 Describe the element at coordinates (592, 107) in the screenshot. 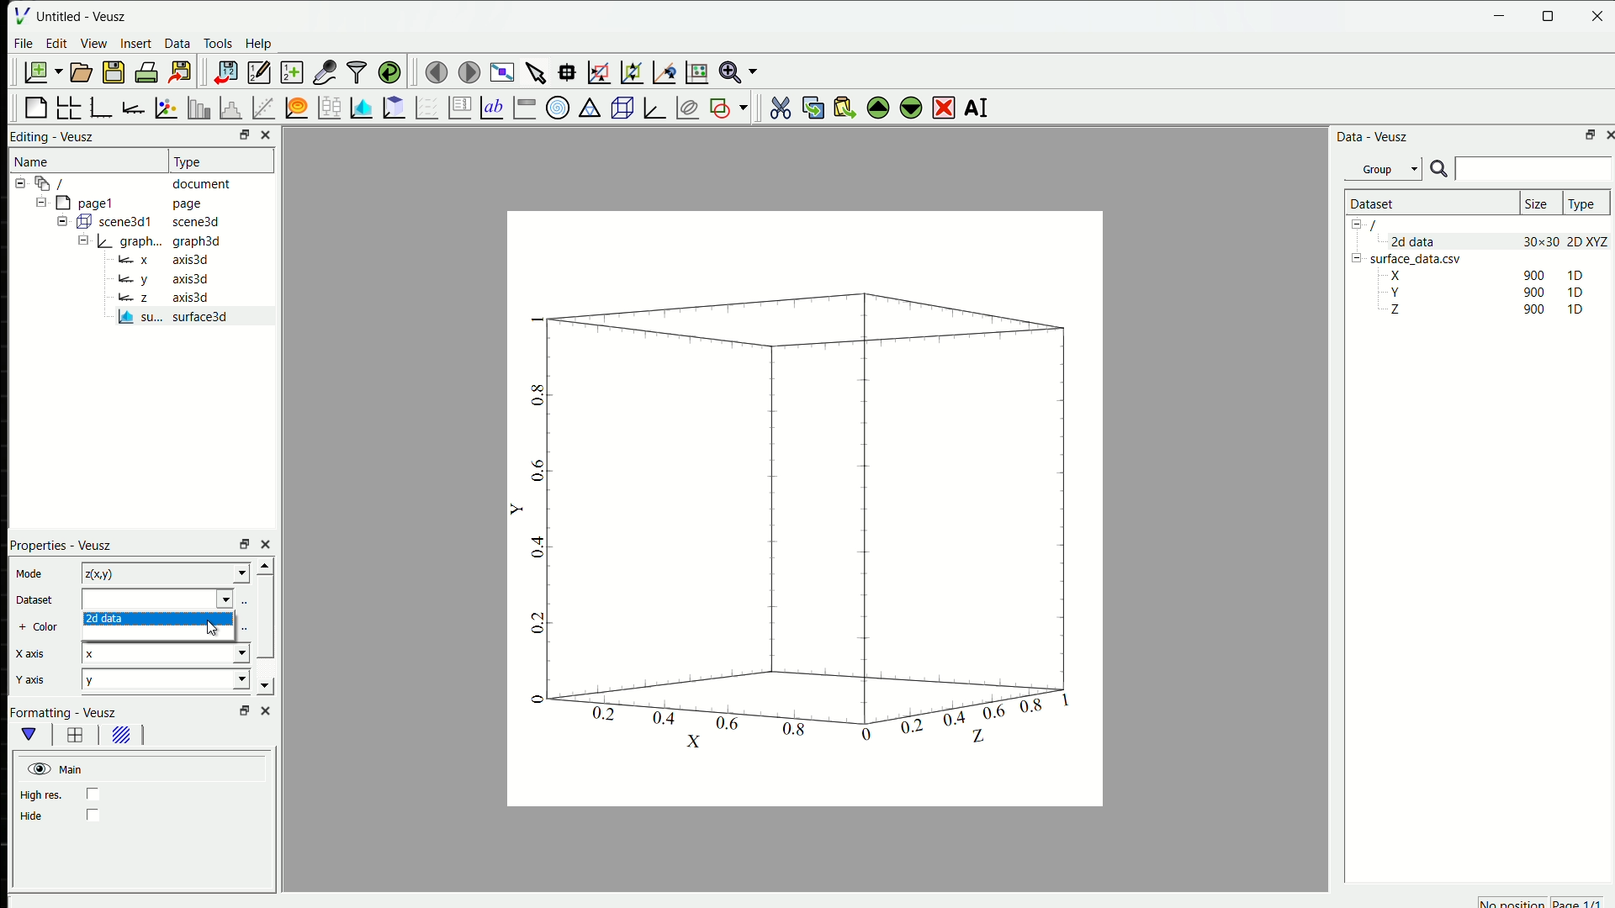

I see `ternary graph` at that location.